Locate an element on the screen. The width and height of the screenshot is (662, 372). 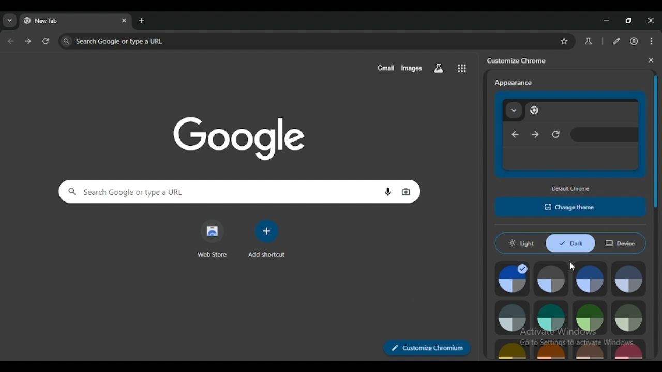
images is located at coordinates (411, 68).